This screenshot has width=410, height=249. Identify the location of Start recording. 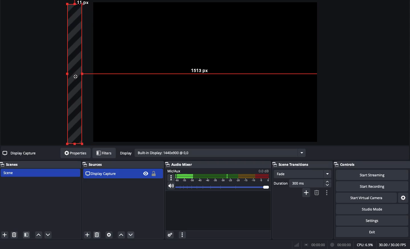
(373, 186).